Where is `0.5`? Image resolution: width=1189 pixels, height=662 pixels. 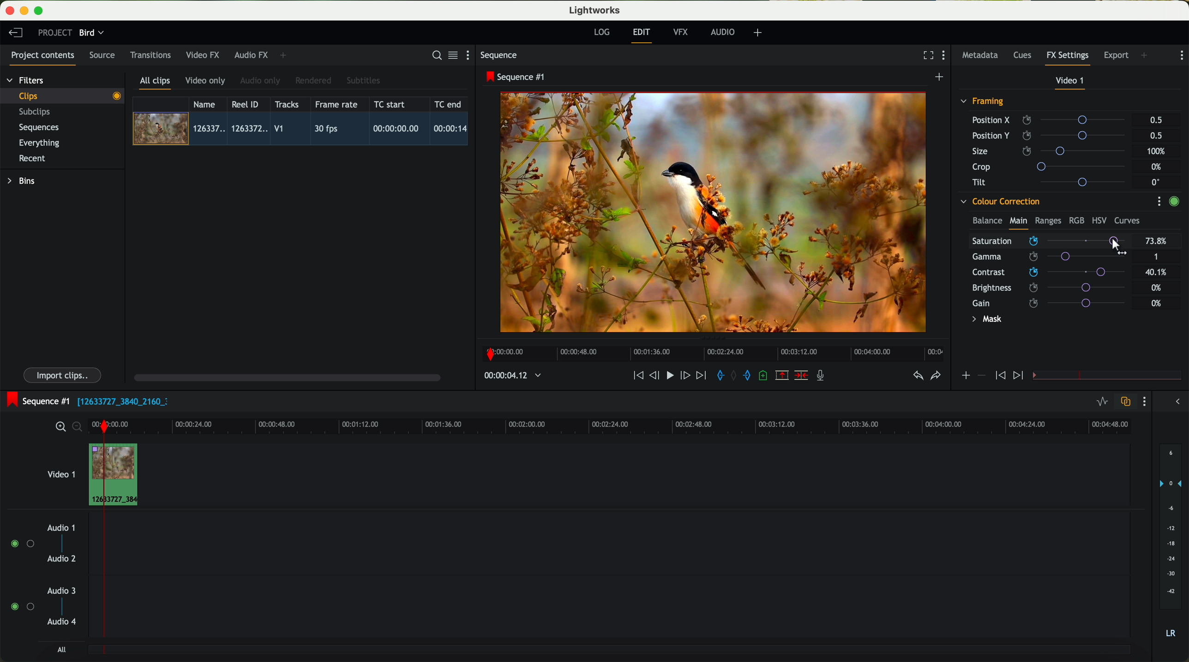
0.5 is located at coordinates (1155, 135).